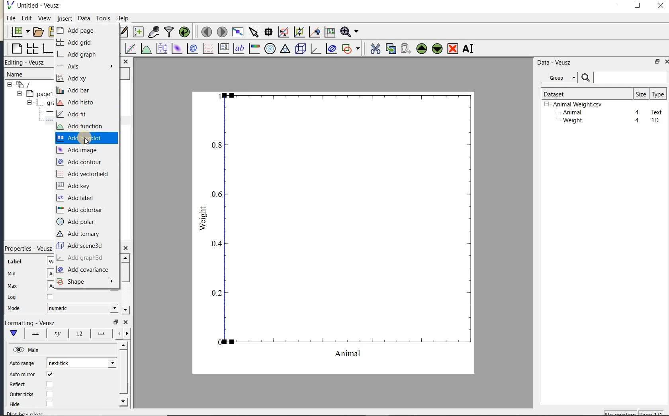 Image resolution: width=669 pixels, height=416 pixels. I want to click on image color bar, so click(254, 49).